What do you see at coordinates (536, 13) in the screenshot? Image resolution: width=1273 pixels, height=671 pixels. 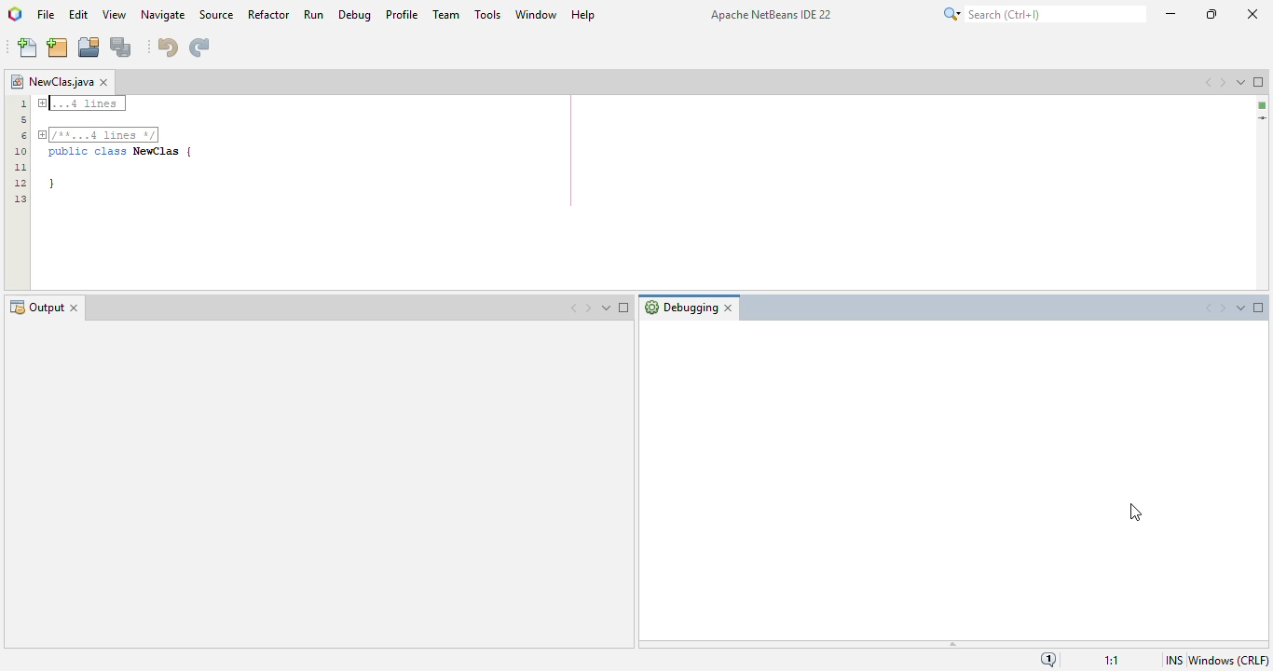 I see `window` at bounding box center [536, 13].